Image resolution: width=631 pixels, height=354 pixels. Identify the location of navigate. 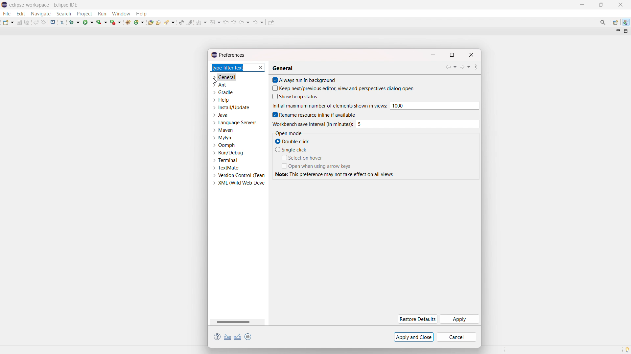
(40, 13).